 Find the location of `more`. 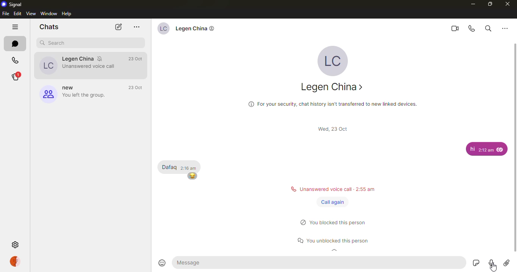

more is located at coordinates (136, 27).